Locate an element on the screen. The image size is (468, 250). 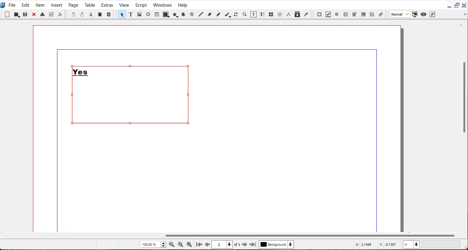
Select Current page is located at coordinates (227, 245).